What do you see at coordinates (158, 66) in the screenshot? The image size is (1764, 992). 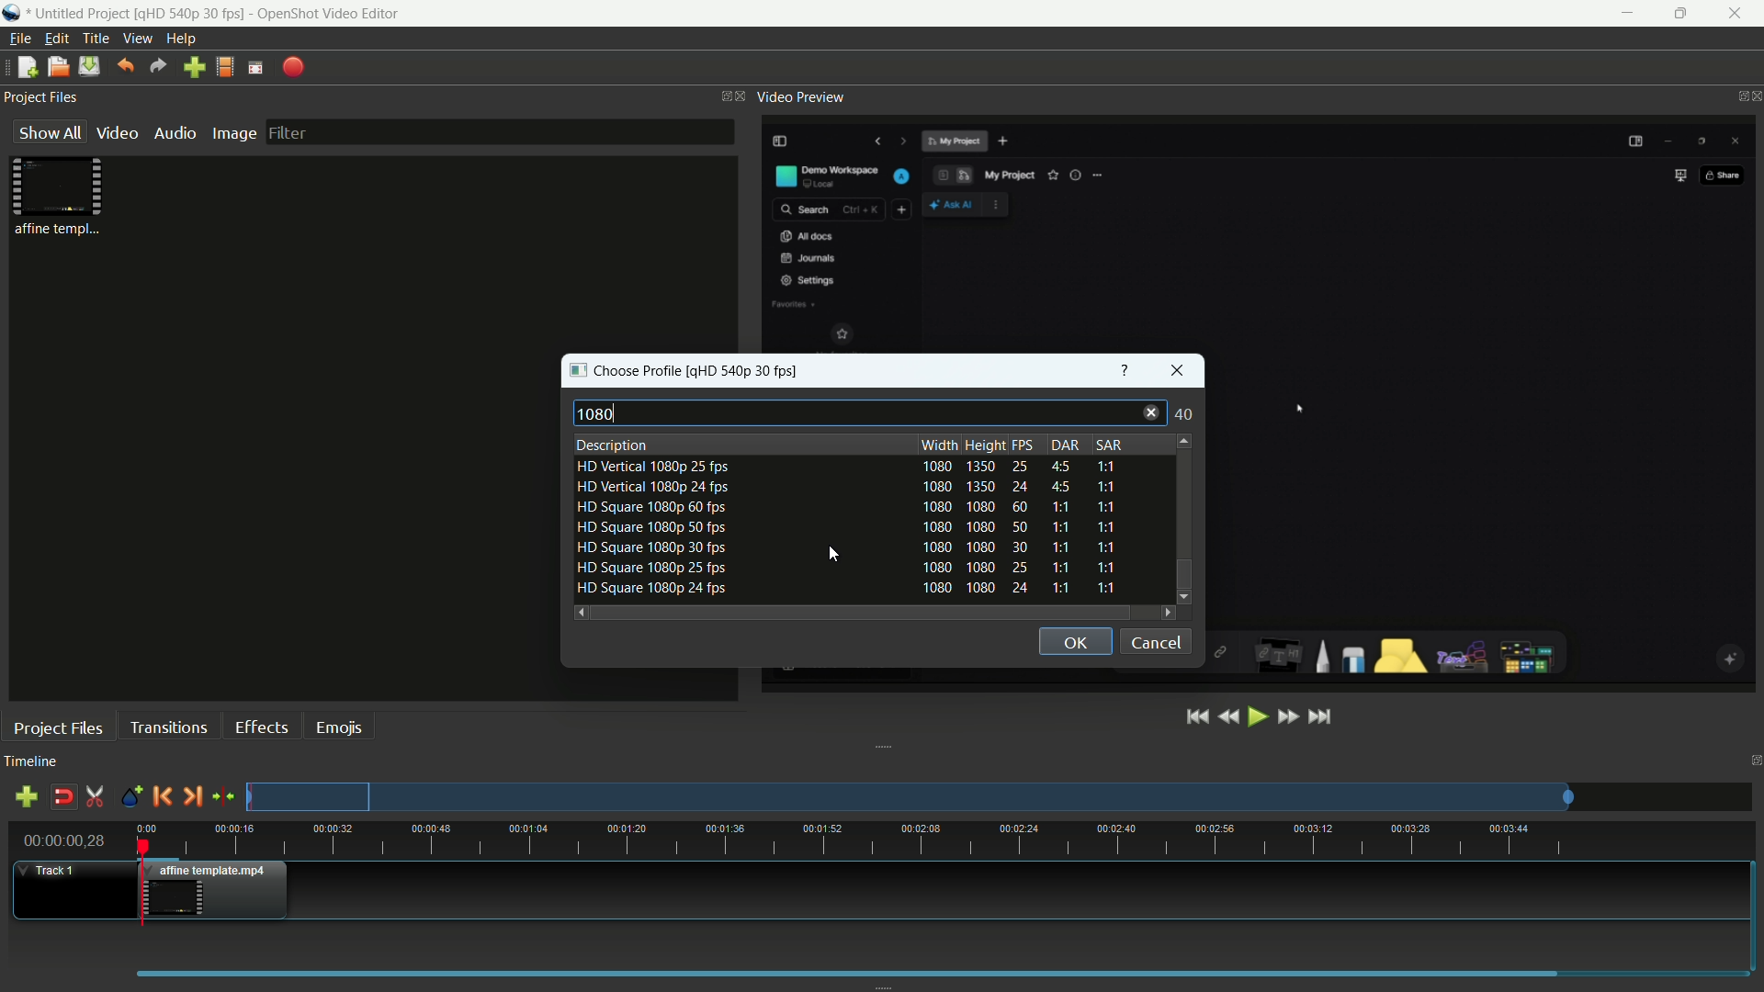 I see `redo` at bounding box center [158, 66].